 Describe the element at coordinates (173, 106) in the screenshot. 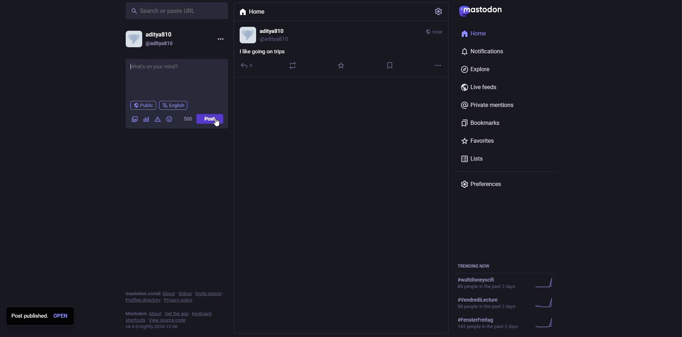

I see `english` at that location.